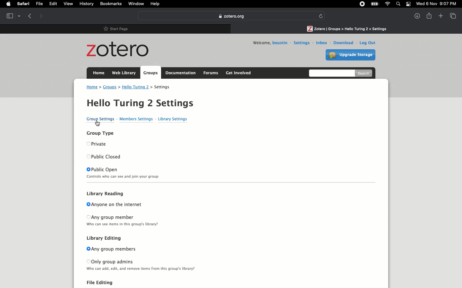 The height and width of the screenshot is (288, 462). What do you see at coordinates (150, 73) in the screenshot?
I see `Groups` at bounding box center [150, 73].